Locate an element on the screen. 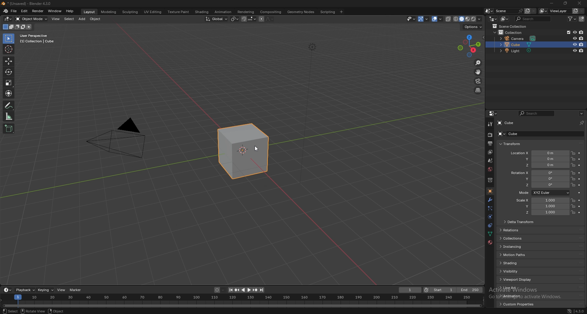  editor type is located at coordinates (493, 114).